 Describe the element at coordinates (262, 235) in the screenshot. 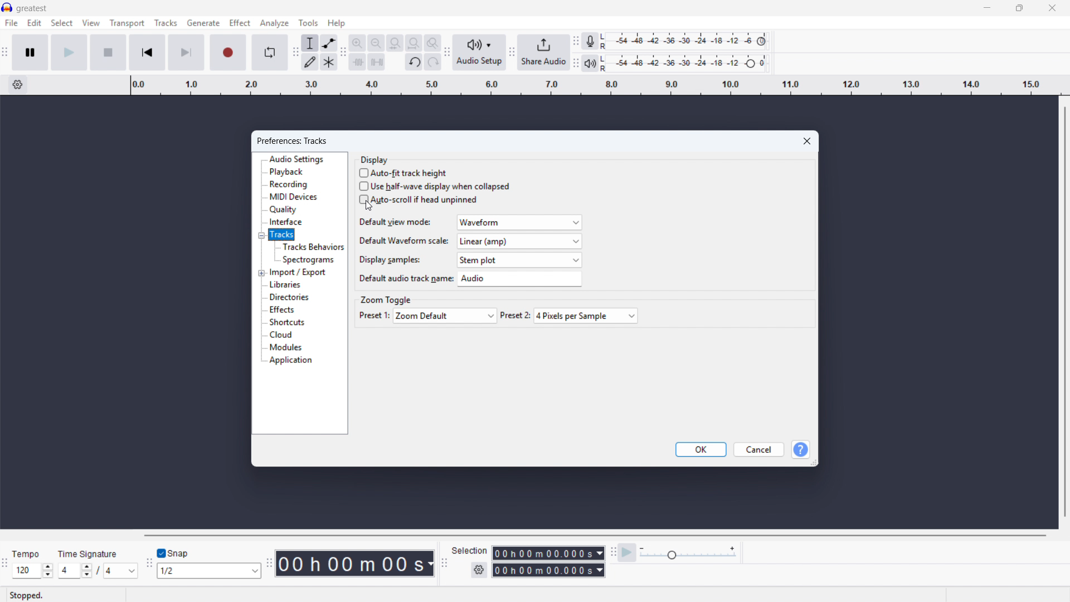

I see `Collapse ` at that location.